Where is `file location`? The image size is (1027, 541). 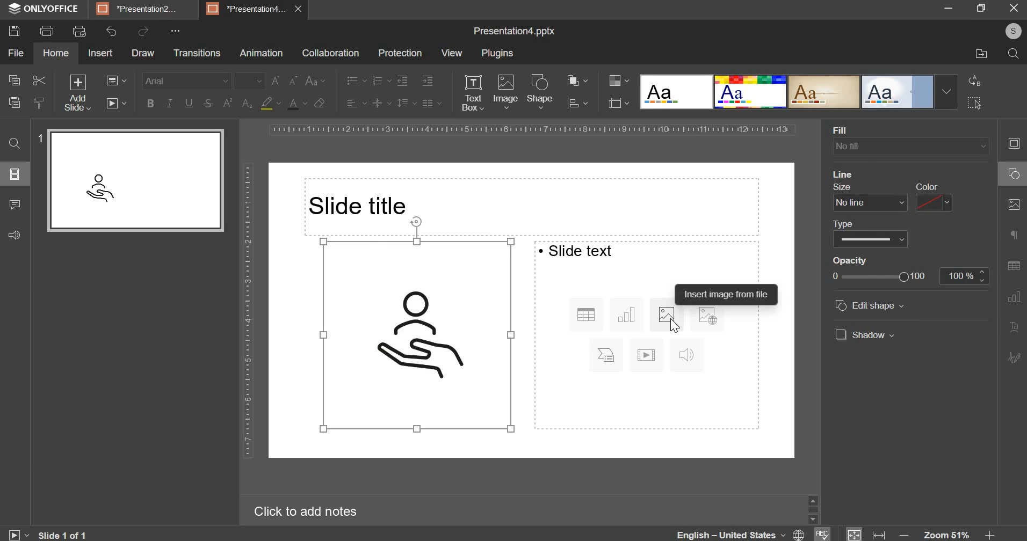
file location is located at coordinates (981, 54).